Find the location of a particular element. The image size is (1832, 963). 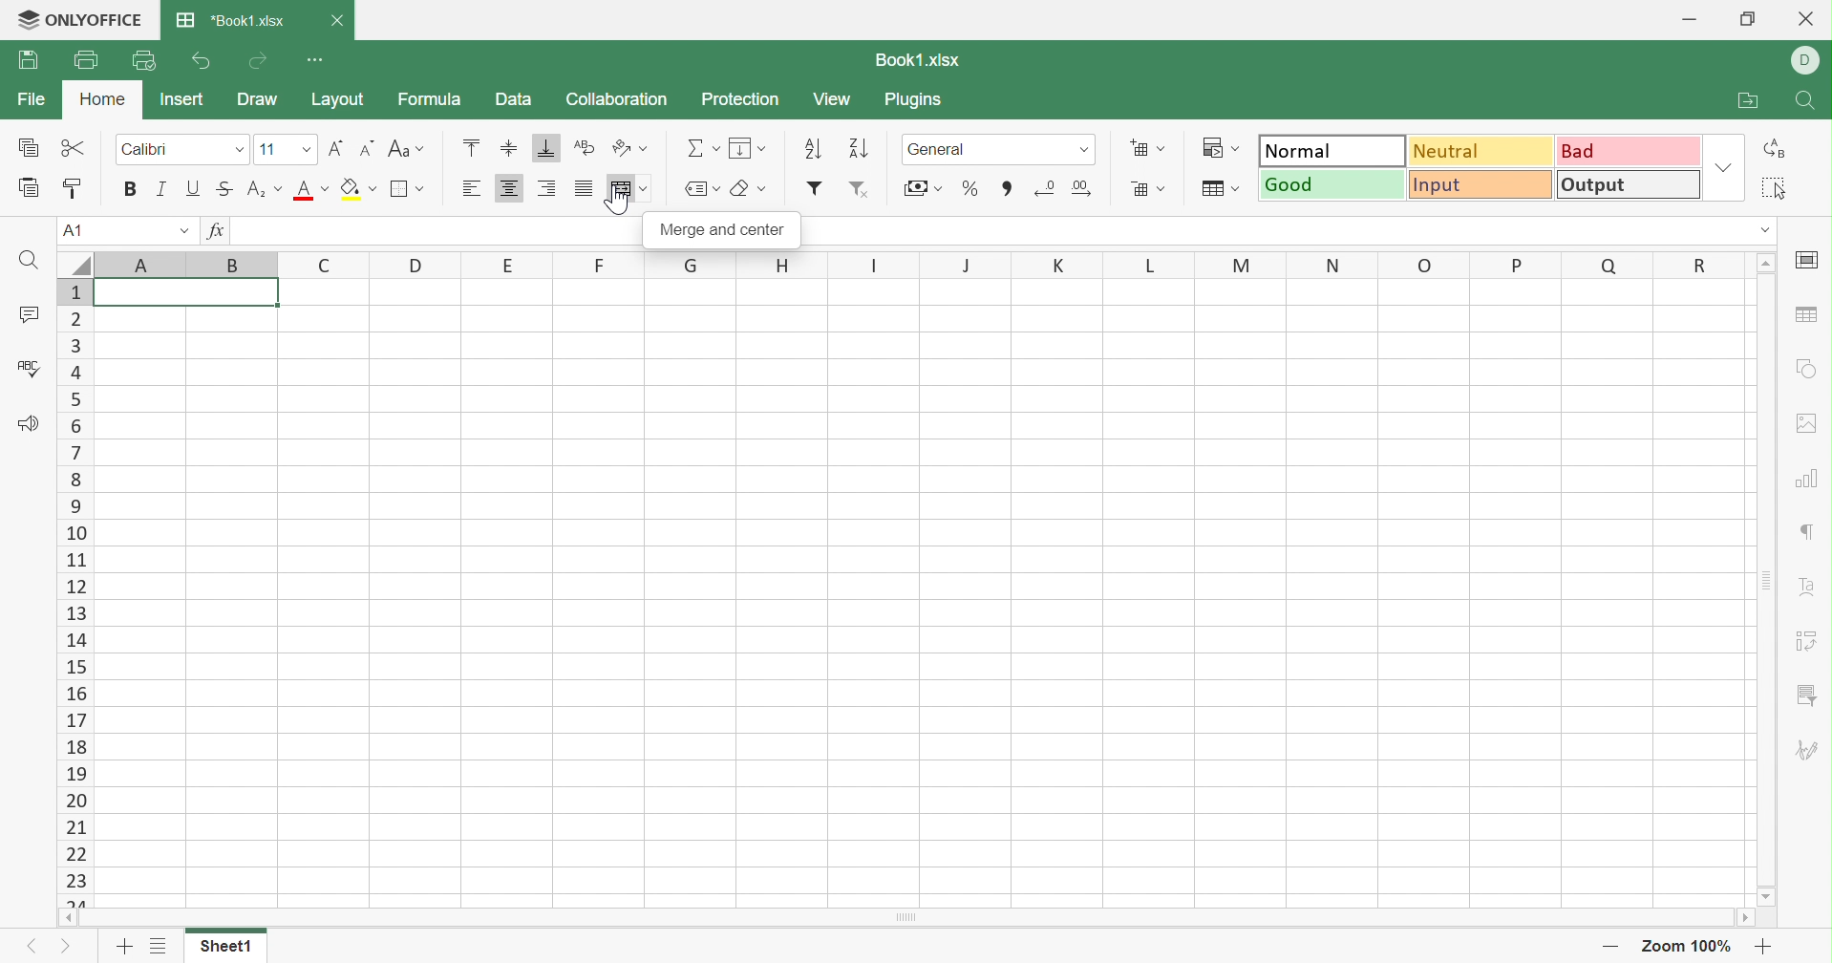

Align Top is located at coordinates (467, 146).